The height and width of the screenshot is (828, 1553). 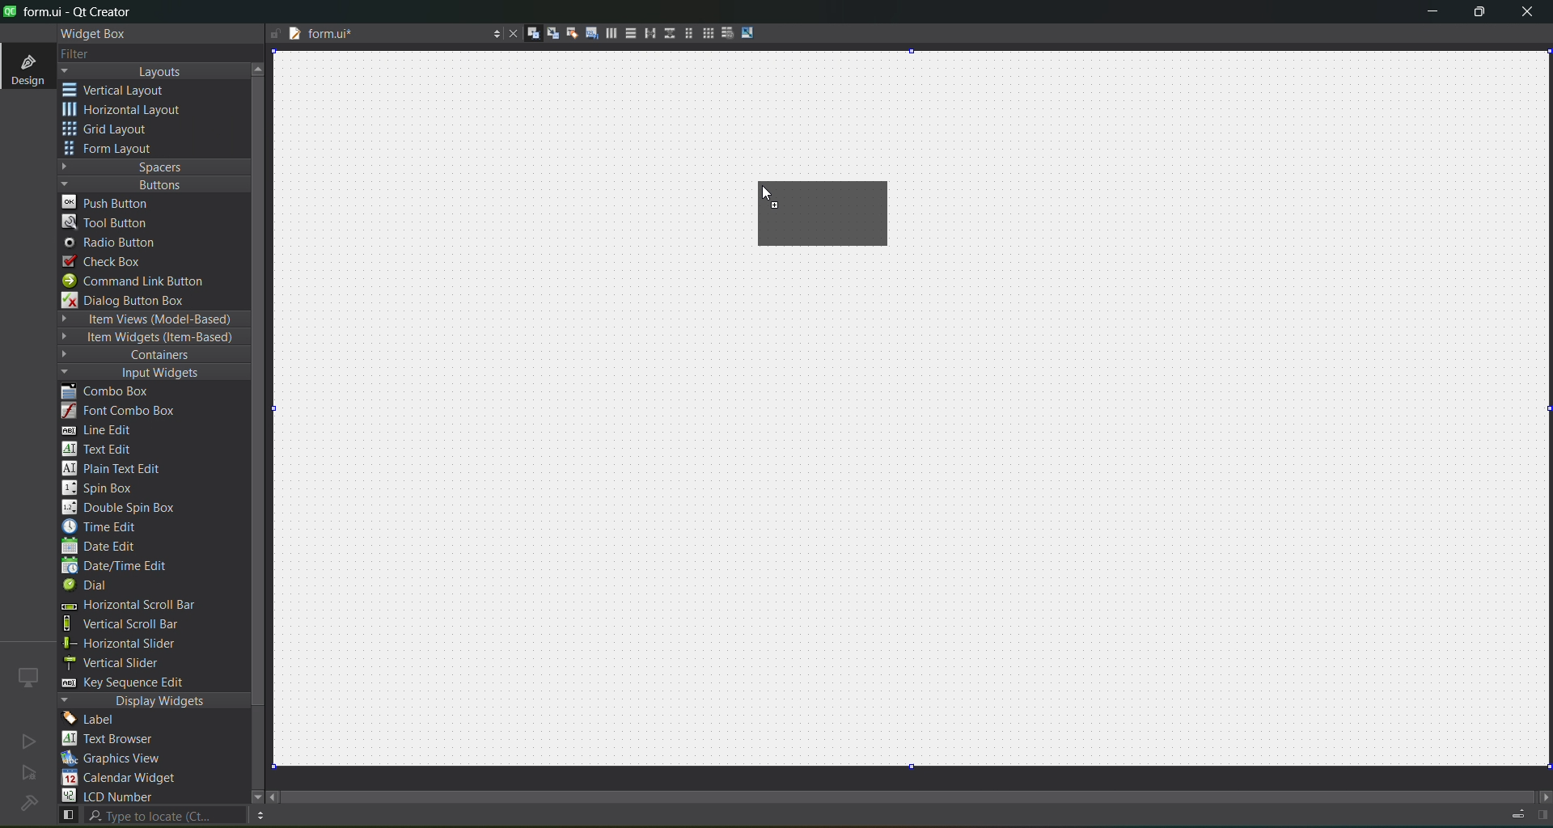 I want to click on display widgets, so click(x=154, y=701).